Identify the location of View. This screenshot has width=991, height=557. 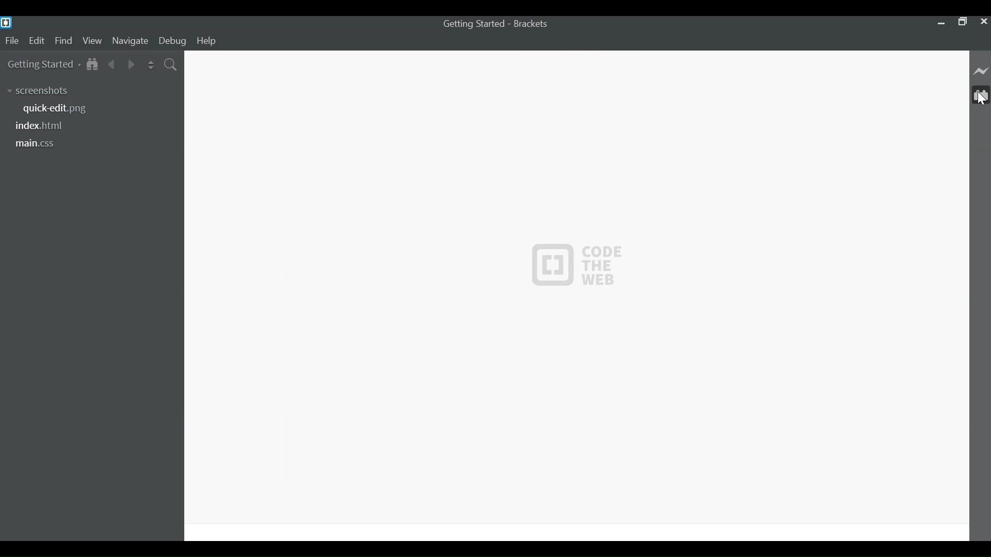
(92, 41).